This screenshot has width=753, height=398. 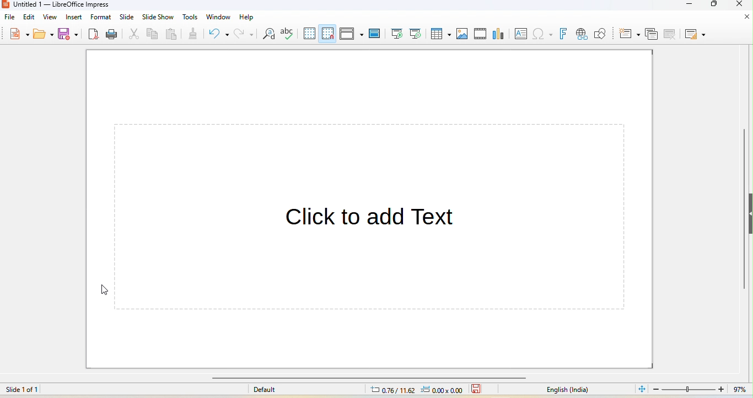 What do you see at coordinates (29, 17) in the screenshot?
I see `edit` at bounding box center [29, 17].